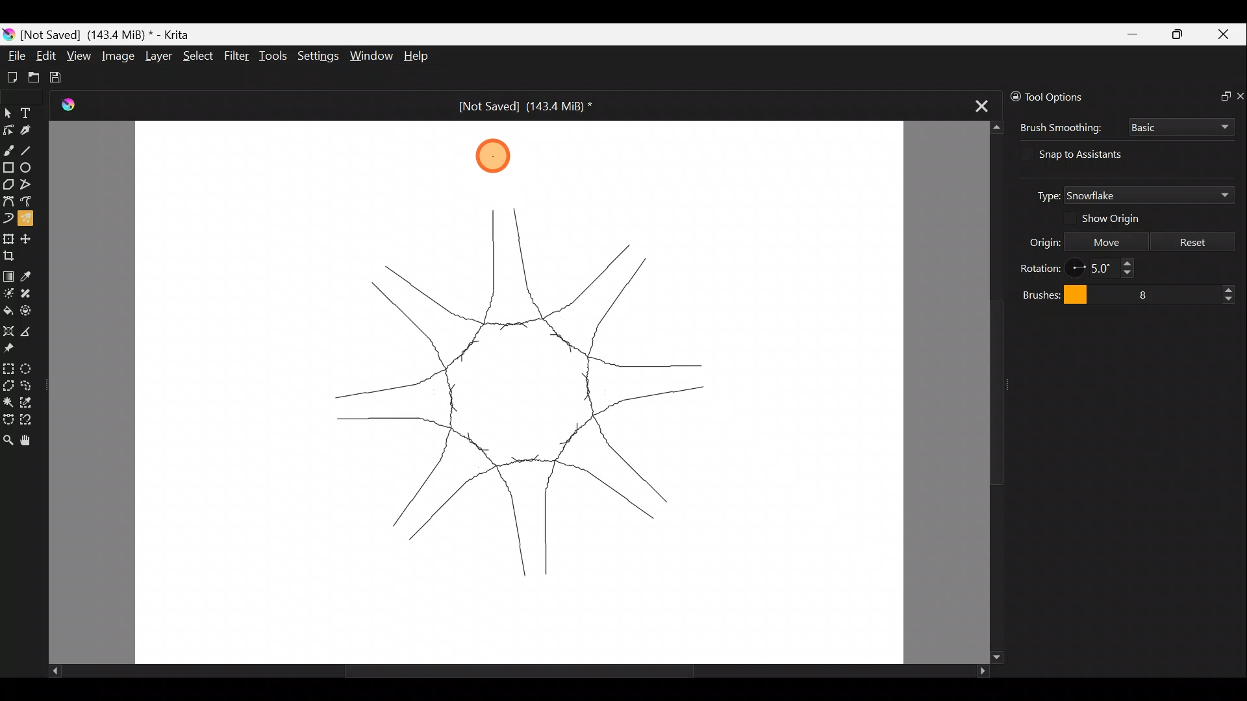 This screenshot has height=701, width=1247. What do you see at coordinates (8, 442) in the screenshot?
I see `Zoom tool` at bounding box center [8, 442].